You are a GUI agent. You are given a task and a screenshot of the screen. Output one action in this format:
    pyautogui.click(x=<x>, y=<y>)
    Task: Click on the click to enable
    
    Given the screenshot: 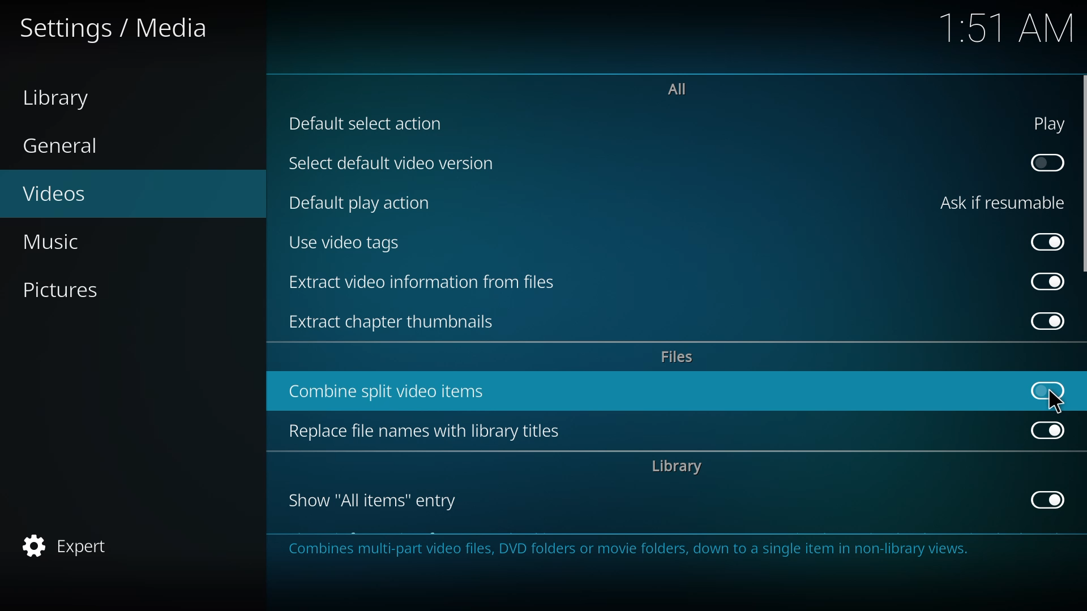 What is the action you would take?
    pyautogui.click(x=1044, y=387)
    